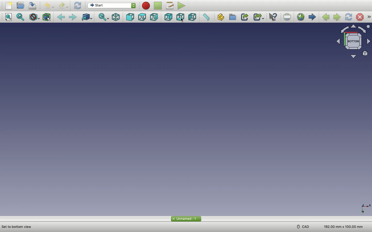 Image resolution: width=372 pixels, height=232 pixels. I want to click on Stop macro reading, so click(159, 6).